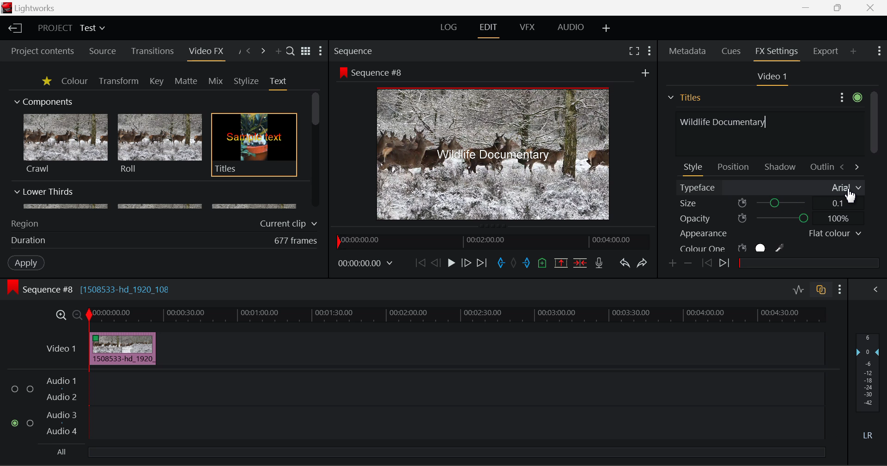  I want to click on Toggle audio levels editing, so click(797, 288).